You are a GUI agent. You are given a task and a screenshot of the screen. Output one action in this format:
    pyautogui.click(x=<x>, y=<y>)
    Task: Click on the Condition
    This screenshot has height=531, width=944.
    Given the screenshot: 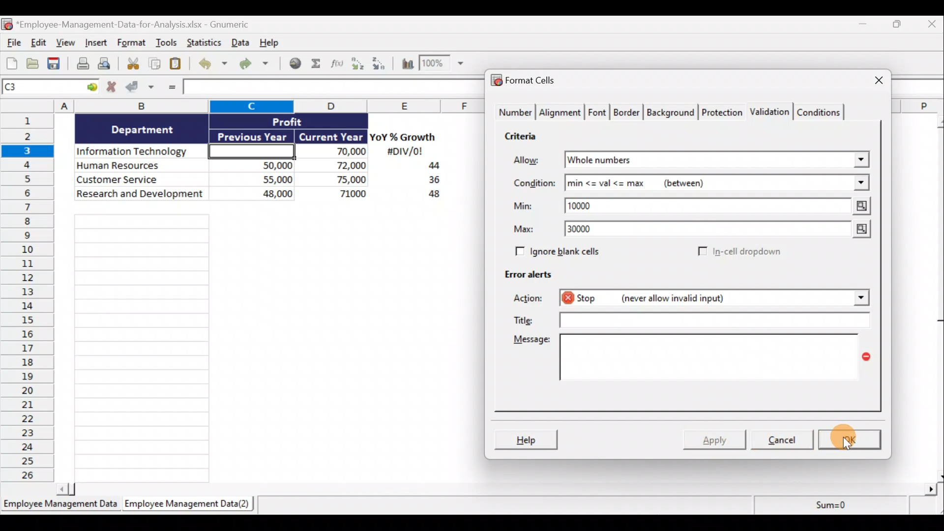 What is the action you would take?
    pyautogui.click(x=533, y=183)
    